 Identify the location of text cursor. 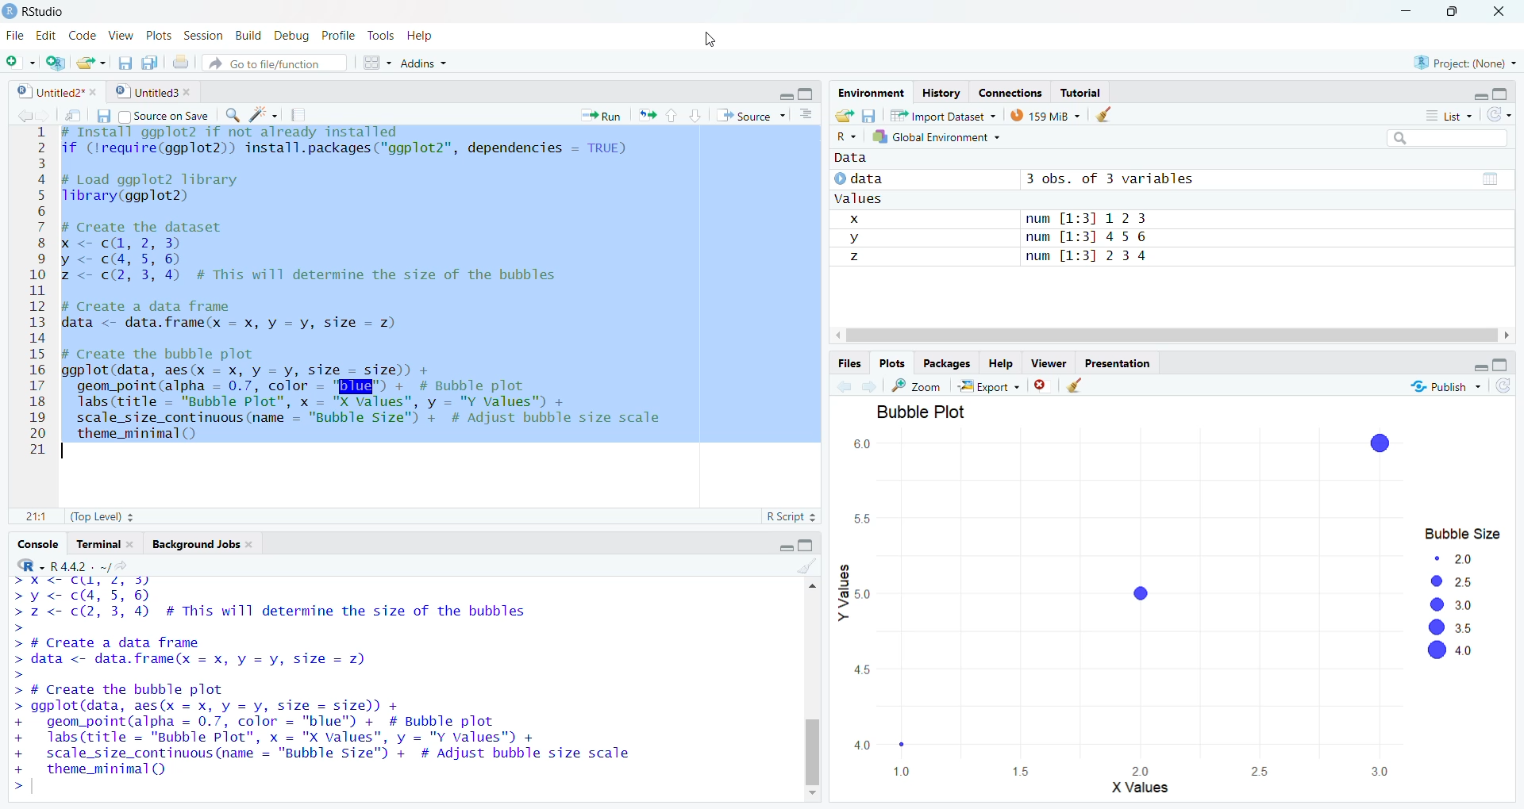
(68, 451).